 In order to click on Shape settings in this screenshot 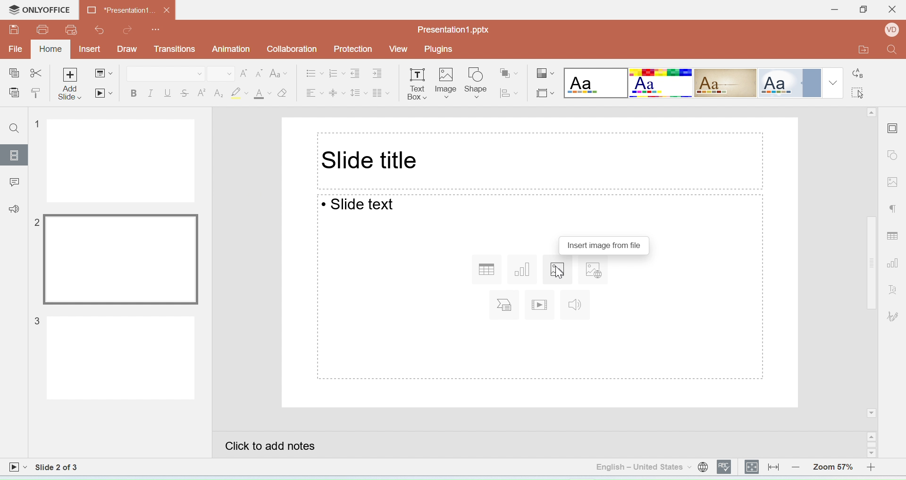, I will do `click(895, 156)`.